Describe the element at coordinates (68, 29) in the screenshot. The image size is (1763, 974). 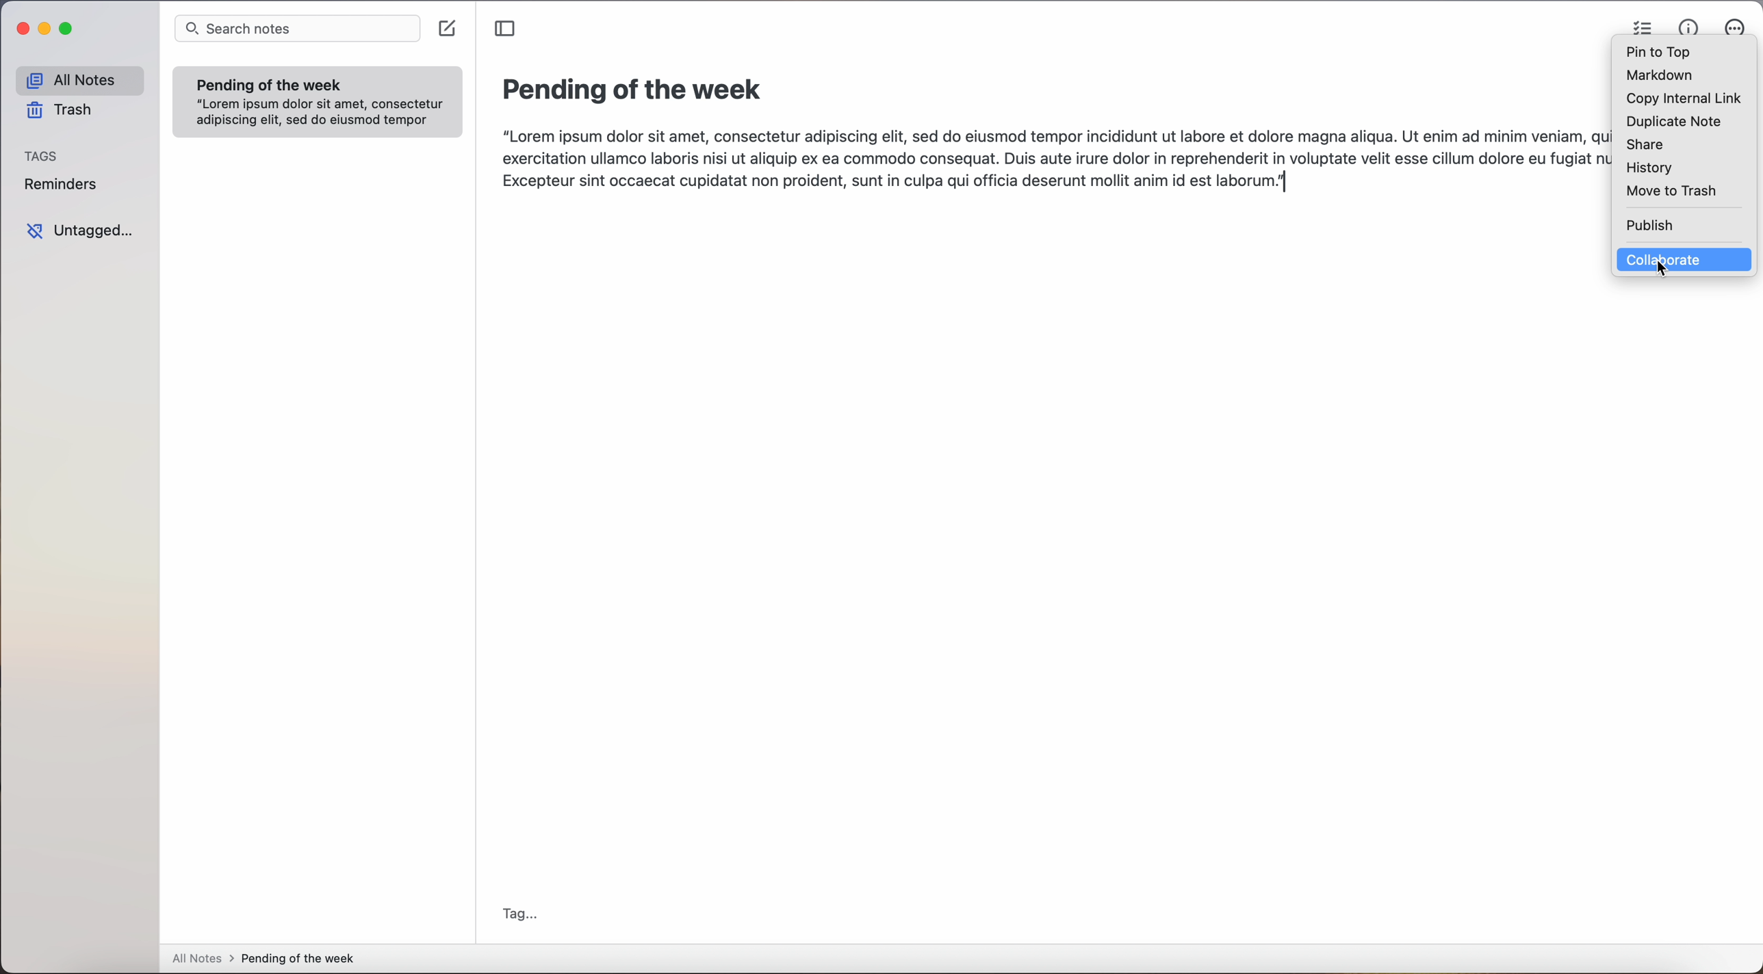
I see `maximize app` at that location.